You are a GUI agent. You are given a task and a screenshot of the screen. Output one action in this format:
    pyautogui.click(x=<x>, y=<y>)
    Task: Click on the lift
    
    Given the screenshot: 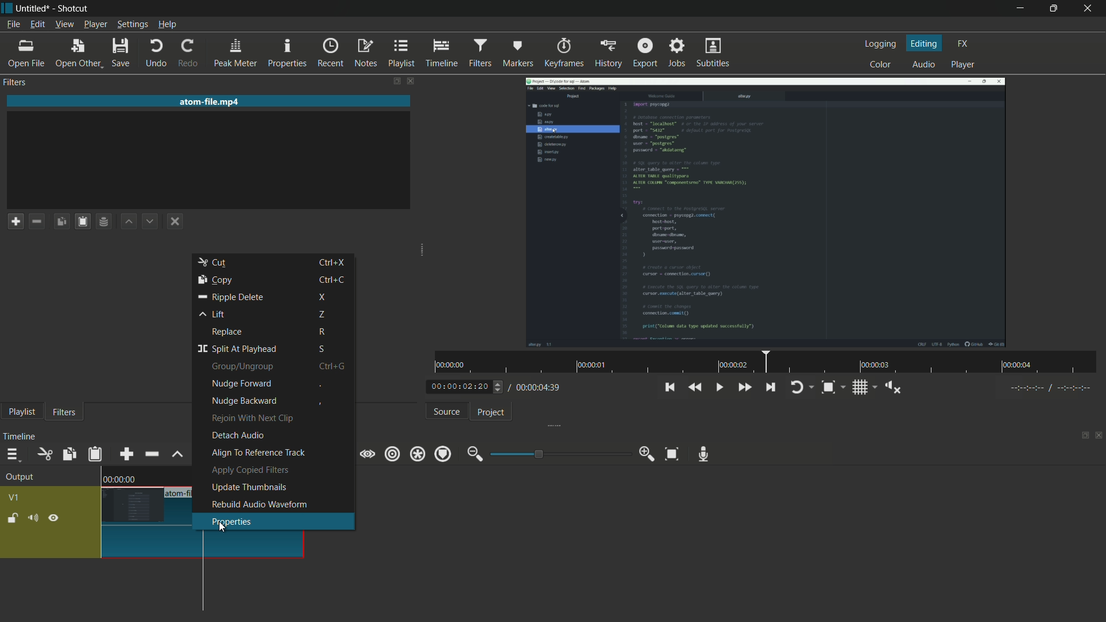 What is the action you would take?
    pyautogui.click(x=212, y=314)
    